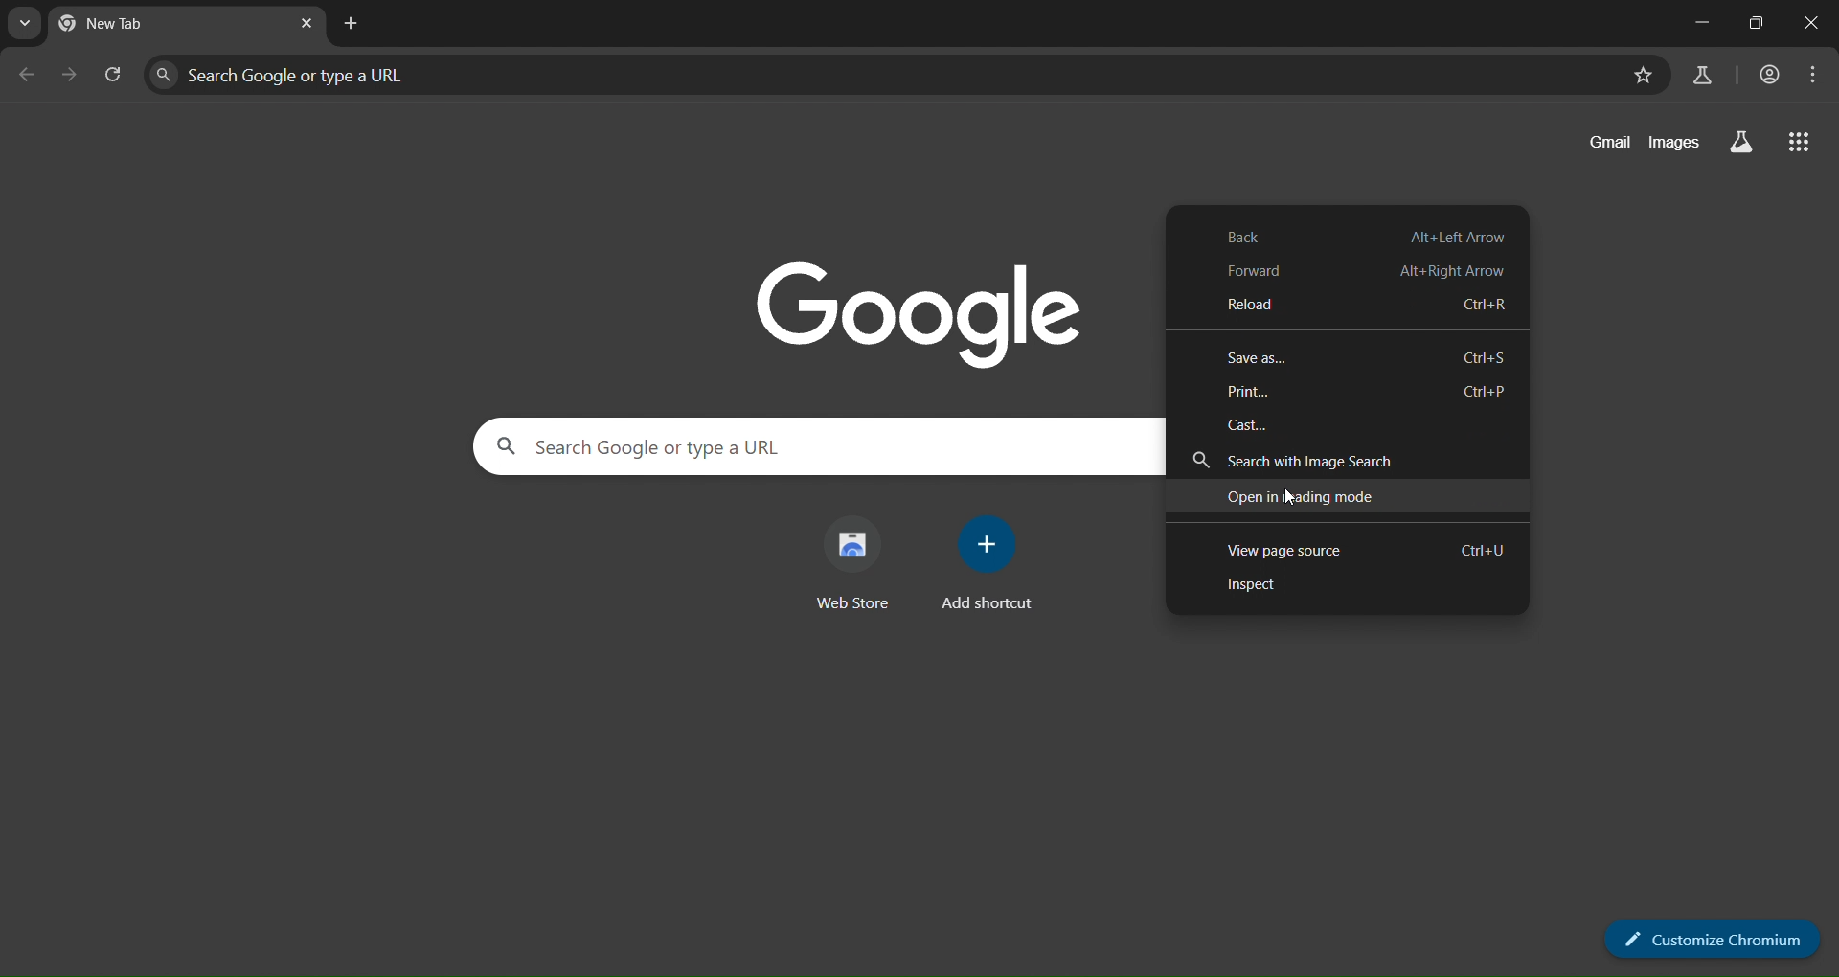 The width and height of the screenshot is (1839, 977). What do you see at coordinates (1672, 144) in the screenshot?
I see `images` at bounding box center [1672, 144].